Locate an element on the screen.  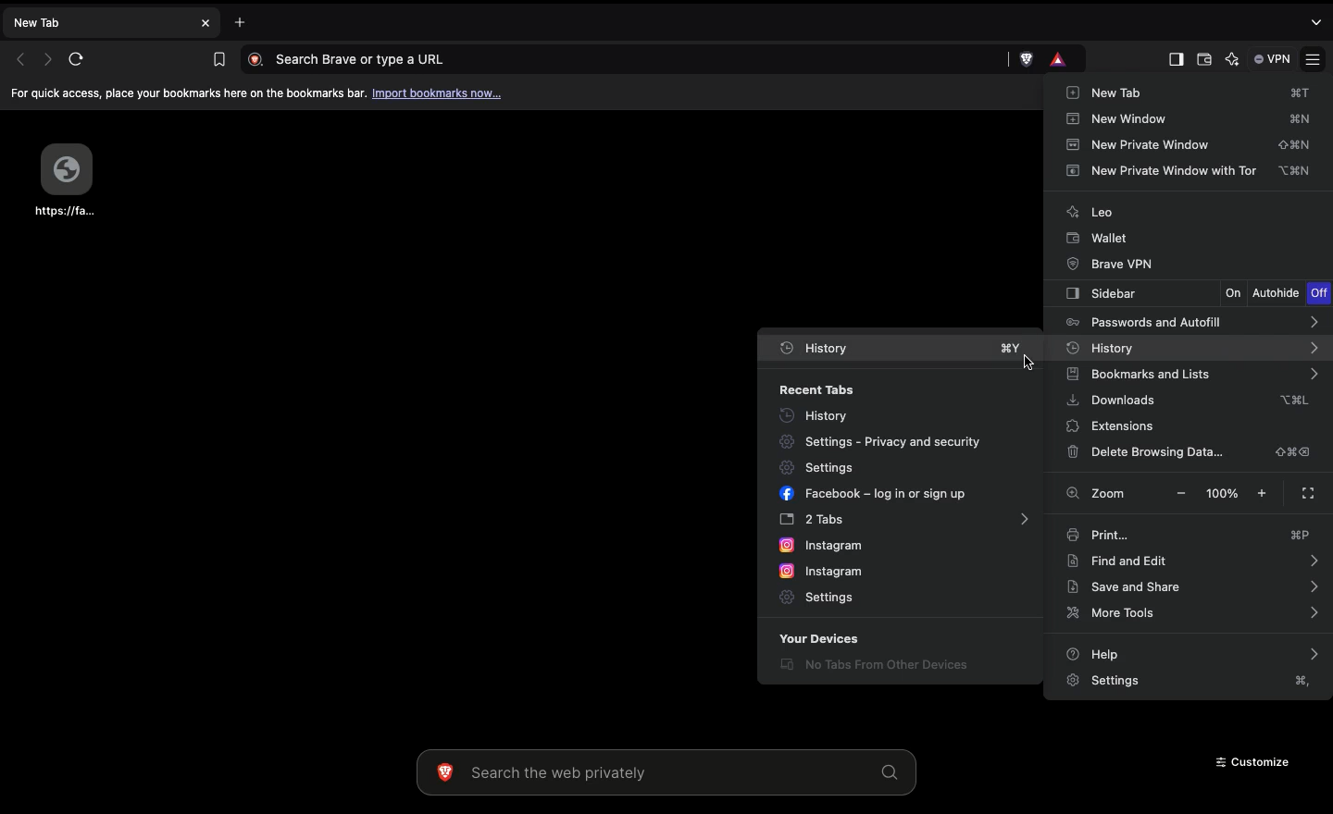
Downloads is located at coordinates (1178, 401).